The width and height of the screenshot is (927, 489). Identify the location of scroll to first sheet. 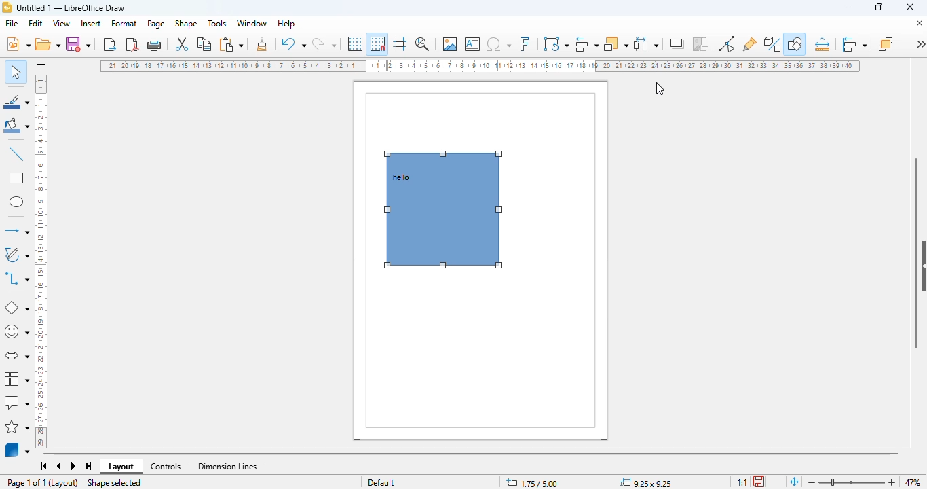
(44, 466).